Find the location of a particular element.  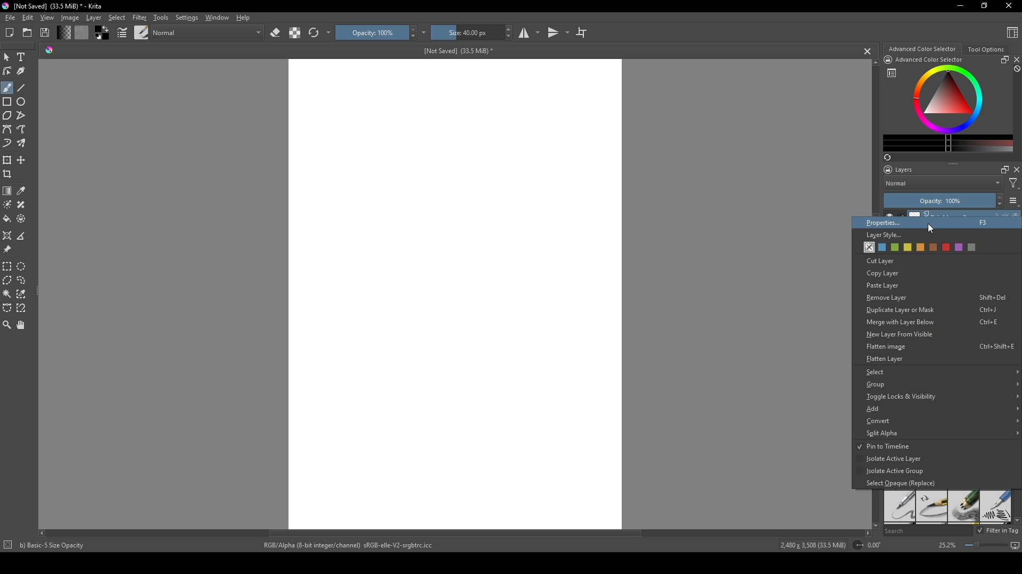

Convert is located at coordinates (942, 421).